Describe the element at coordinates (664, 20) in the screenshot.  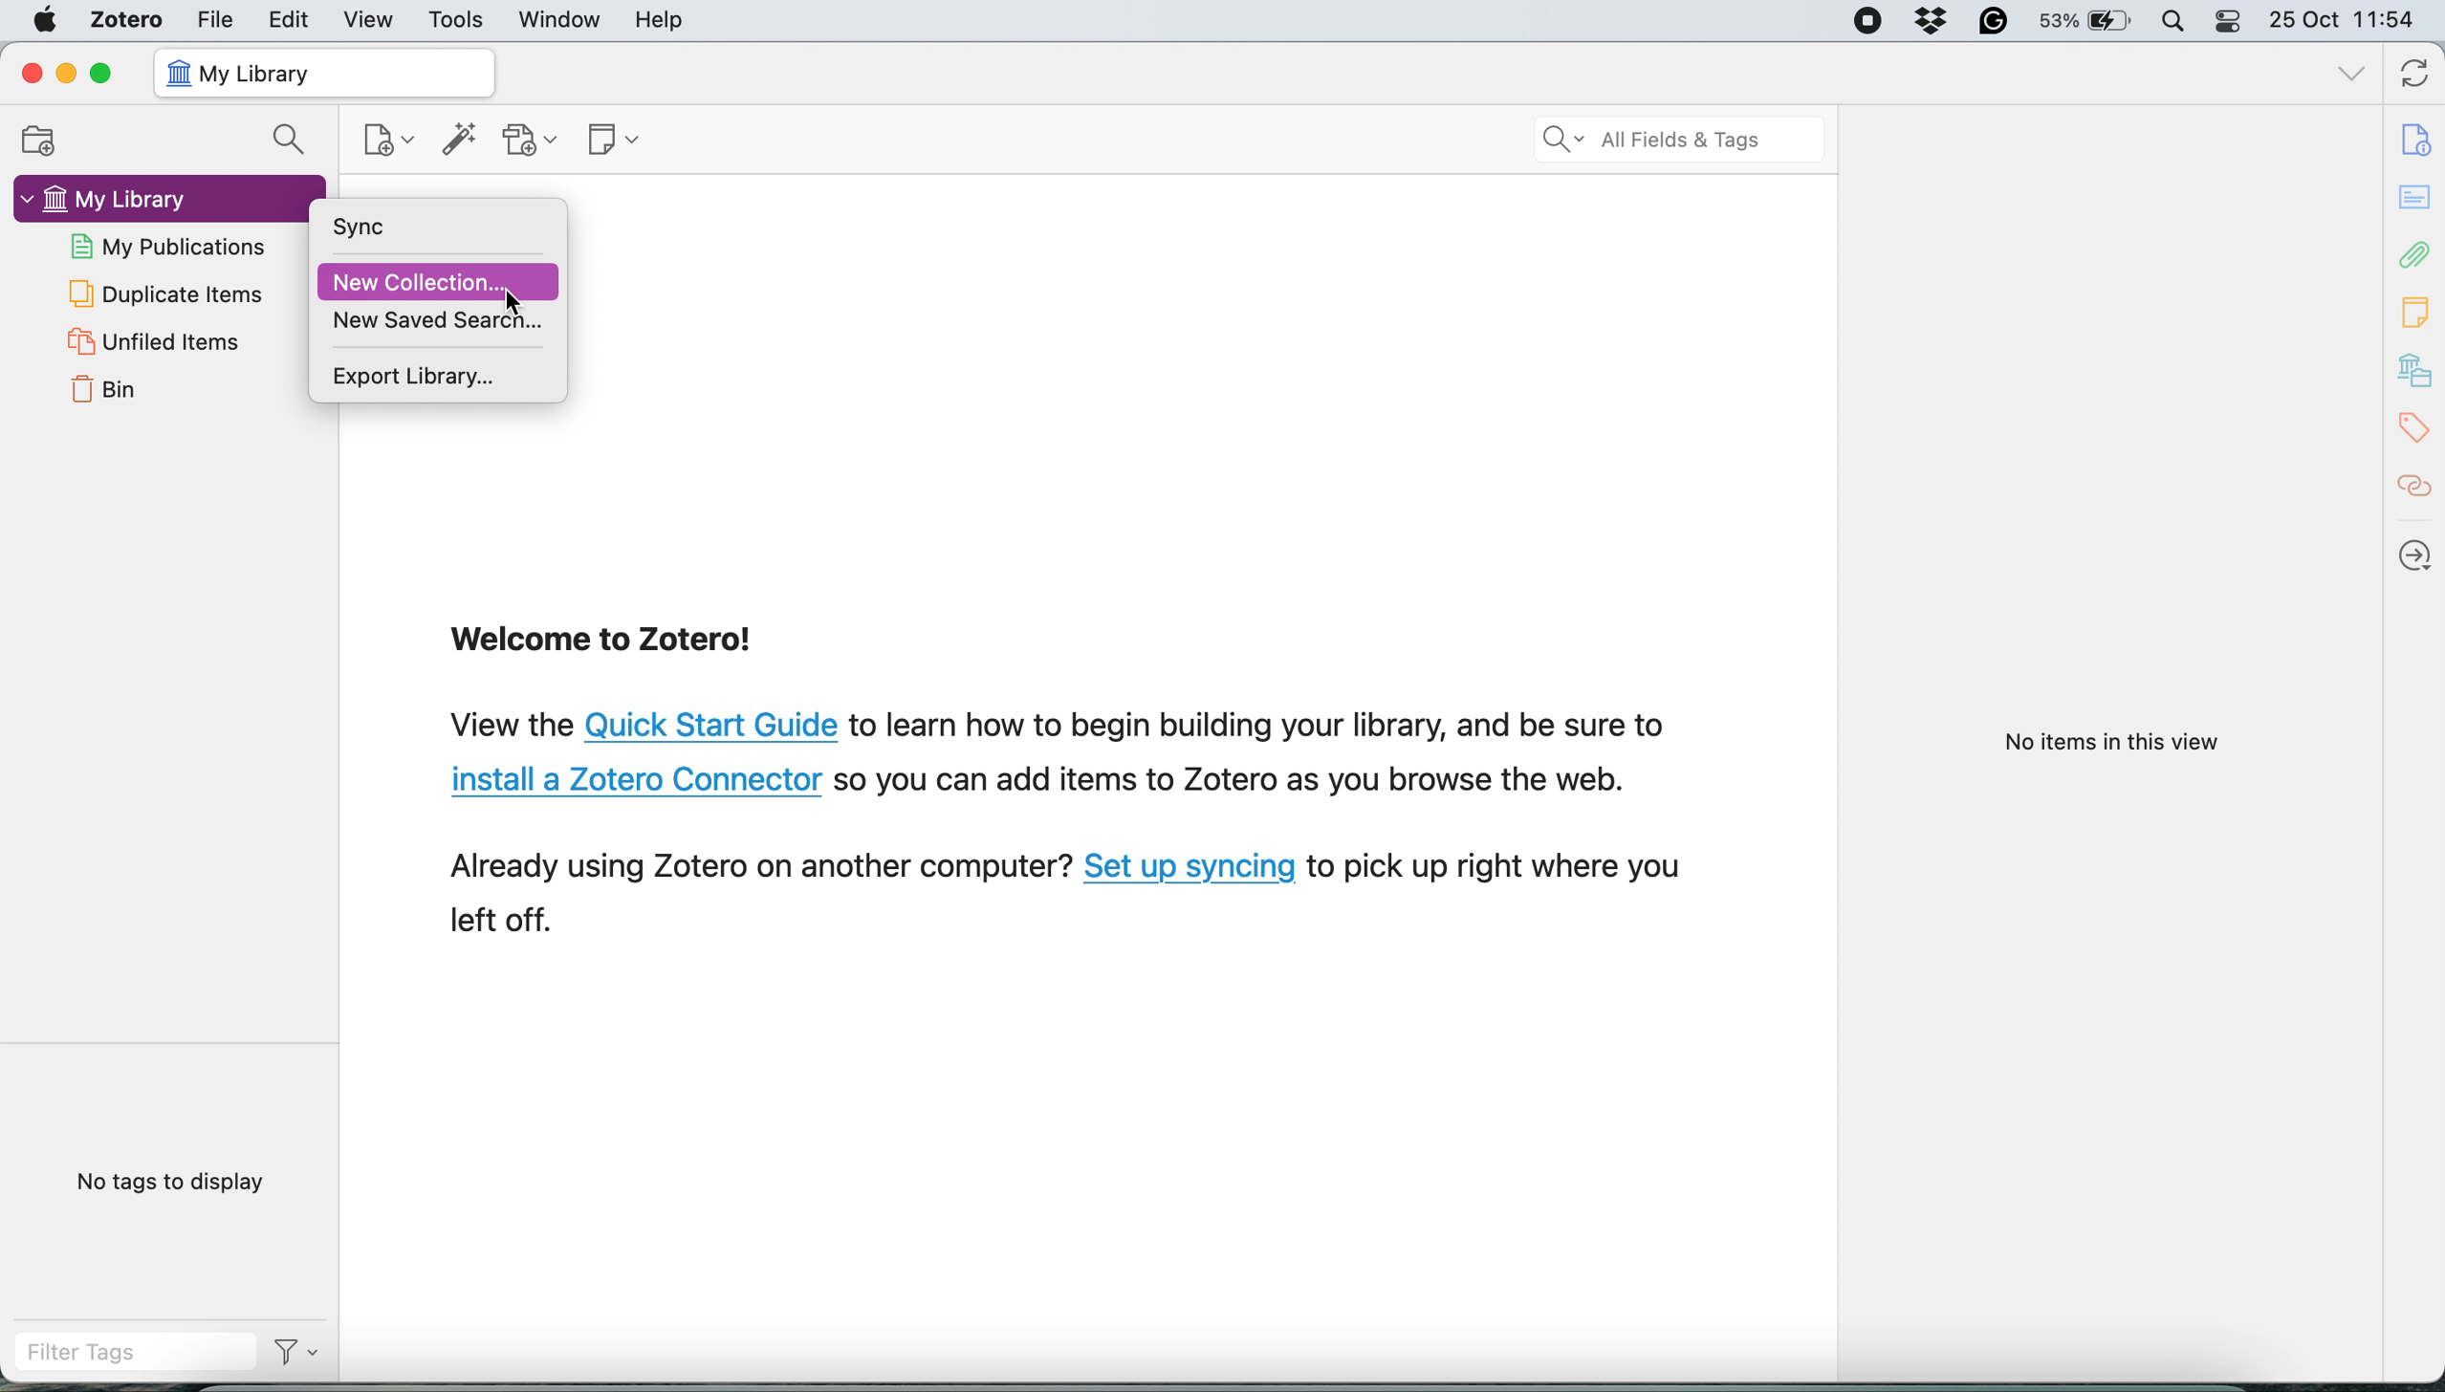
I see `help` at that location.